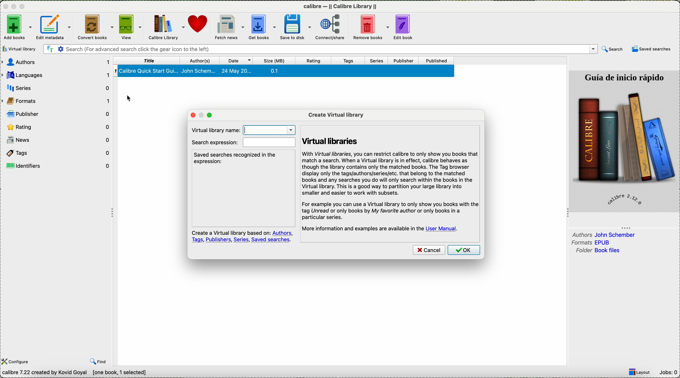  What do you see at coordinates (336, 114) in the screenshot?
I see `create virtual library` at bounding box center [336, 114].